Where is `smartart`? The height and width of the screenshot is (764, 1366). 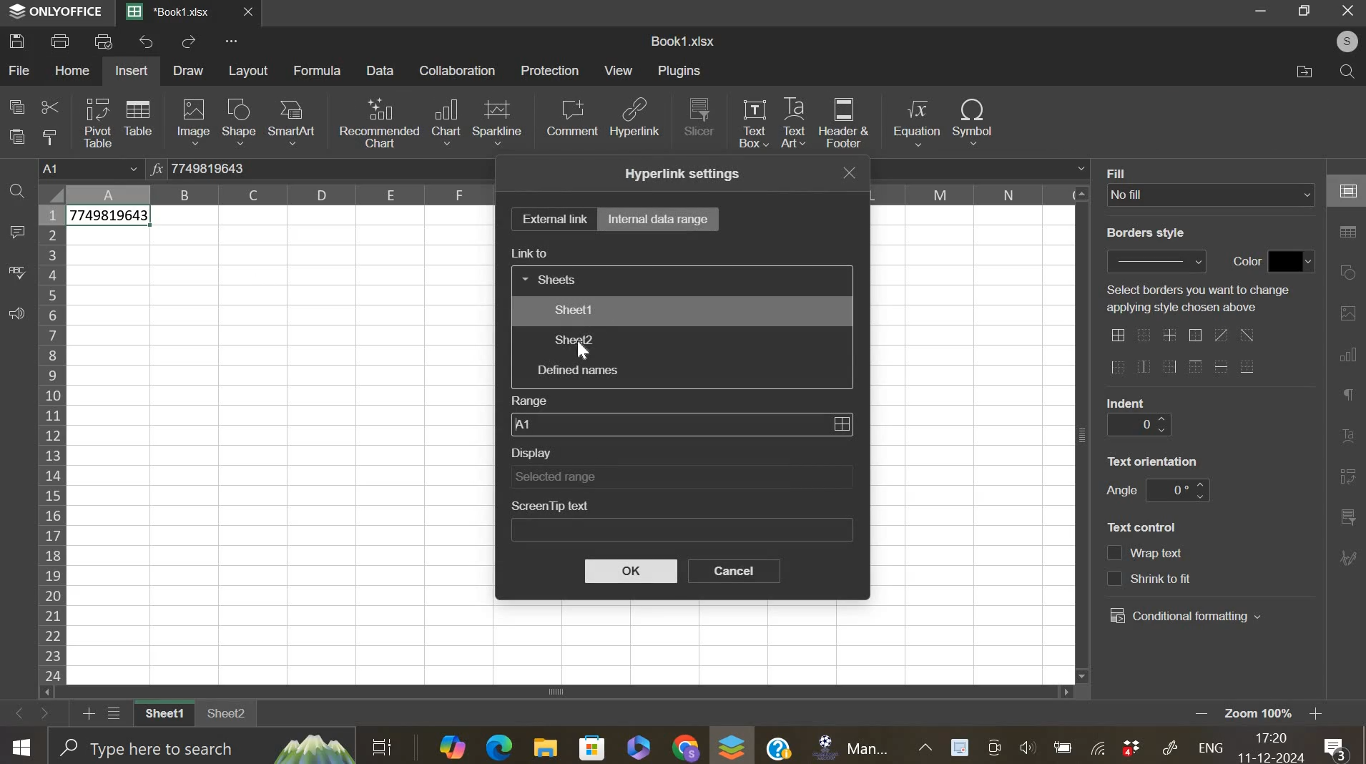
smartart is located at coordinates (290, 121).